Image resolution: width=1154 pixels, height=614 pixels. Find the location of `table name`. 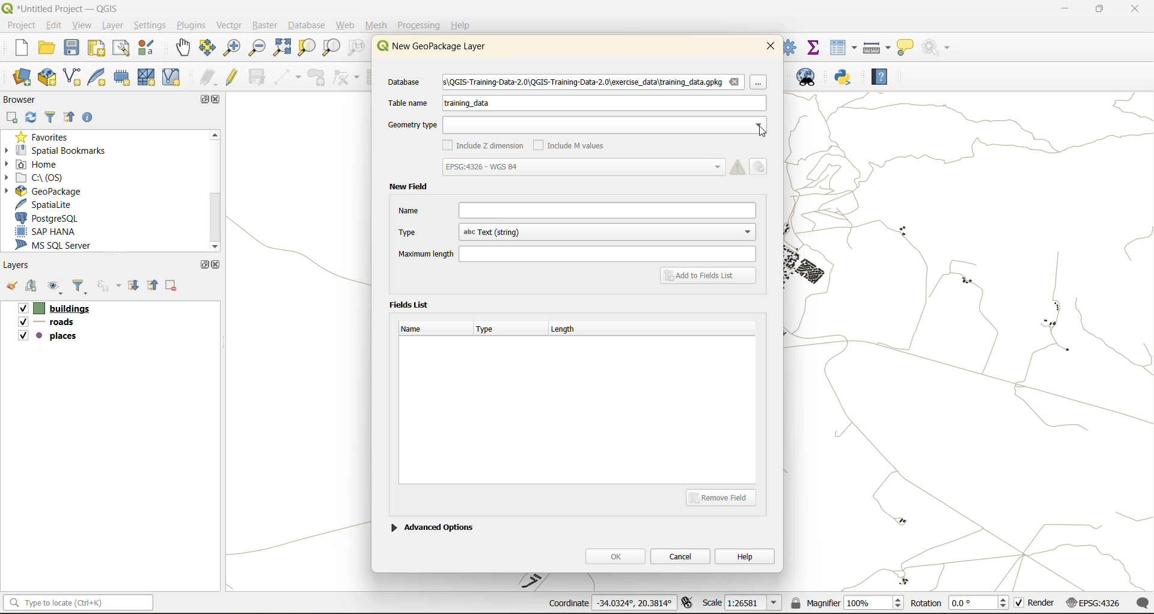

table name is located at coordinates (408, 103).